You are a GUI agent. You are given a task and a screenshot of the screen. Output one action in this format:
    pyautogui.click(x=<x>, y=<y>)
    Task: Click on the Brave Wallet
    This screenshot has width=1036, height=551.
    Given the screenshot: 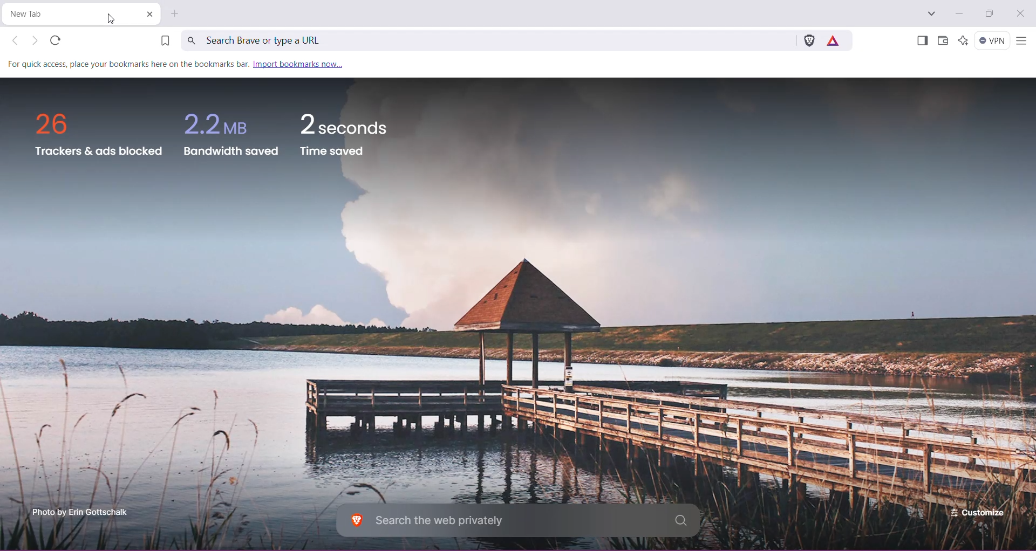 What is the action you would take?
    pyautogui.click(x=943, y=40)
    